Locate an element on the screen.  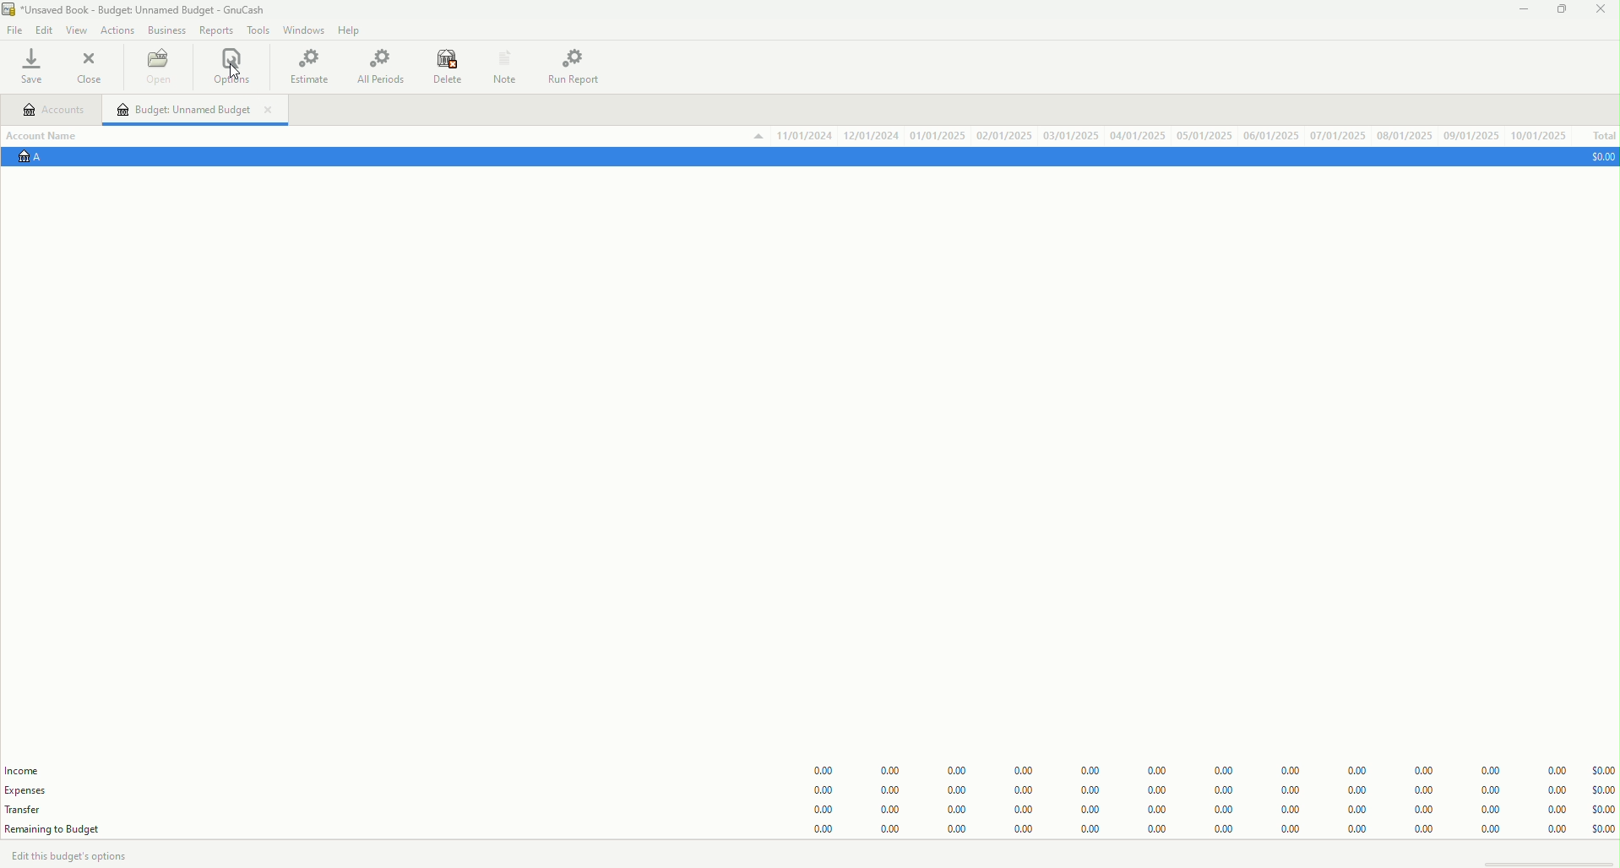
Accounts is located at coordinates (55, 111).